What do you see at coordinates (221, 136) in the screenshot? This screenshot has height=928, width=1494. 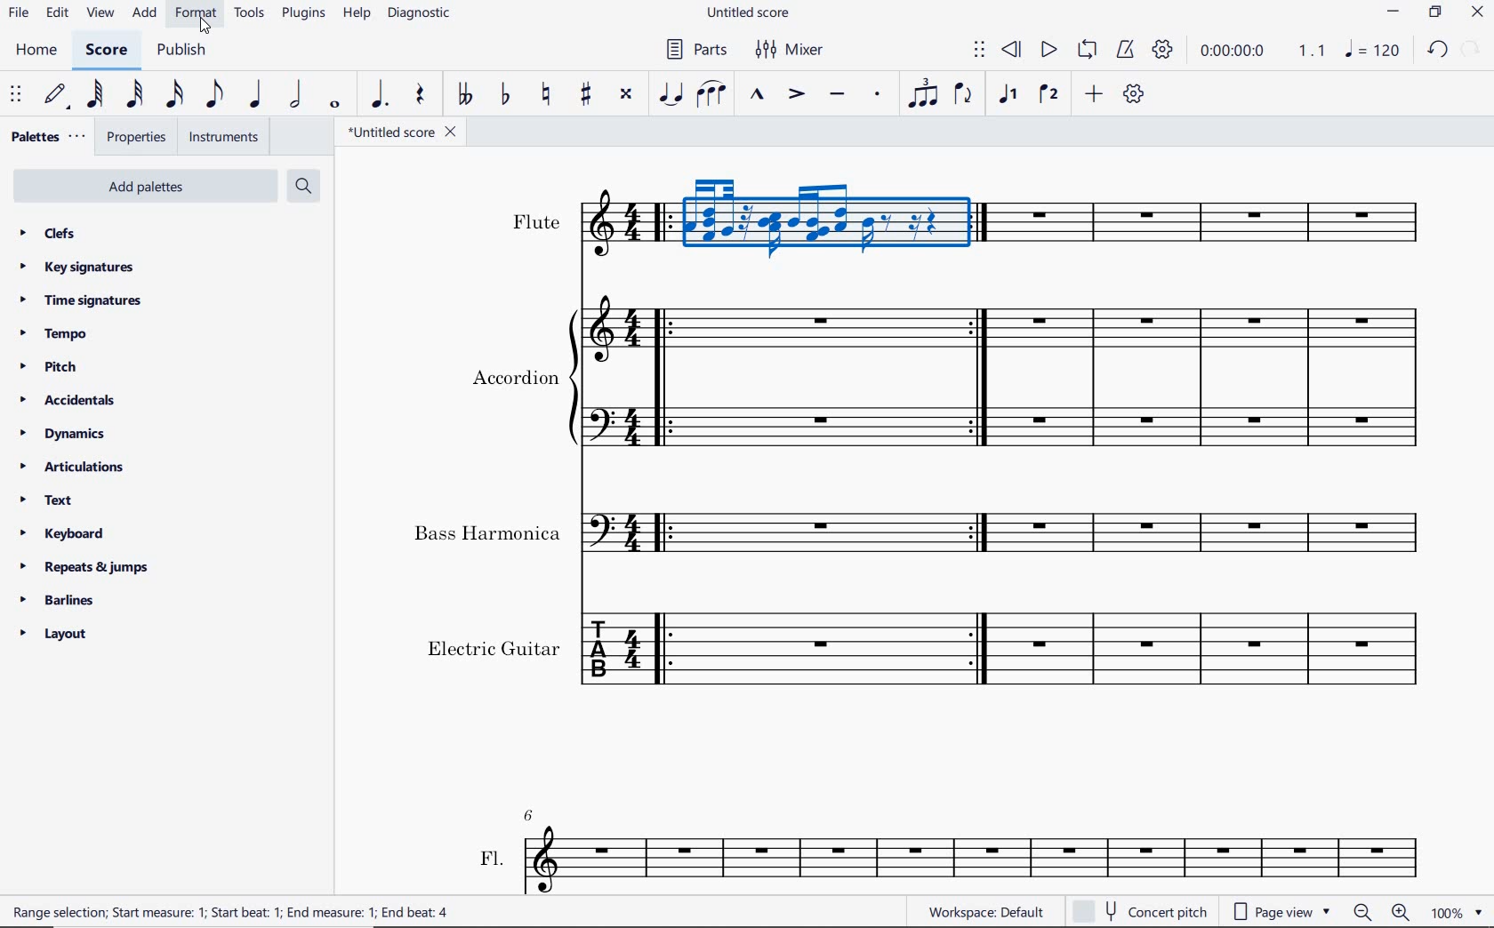 I see `instruments` at bounding box center [221, 136].